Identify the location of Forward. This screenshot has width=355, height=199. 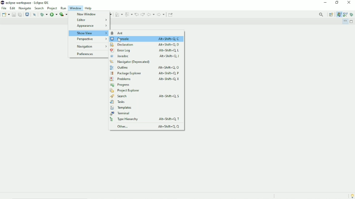
(161, 15).